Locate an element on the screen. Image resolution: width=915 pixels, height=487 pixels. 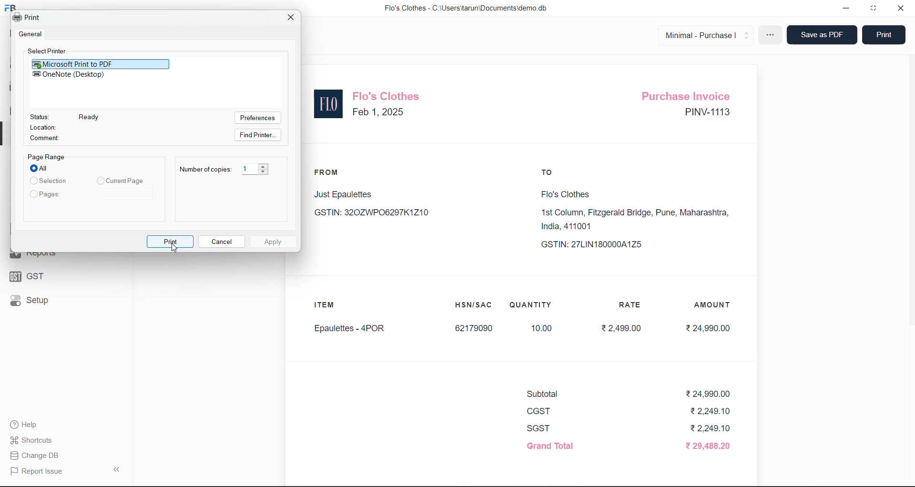
 AMOUNT is located at coordinates (713, 304).